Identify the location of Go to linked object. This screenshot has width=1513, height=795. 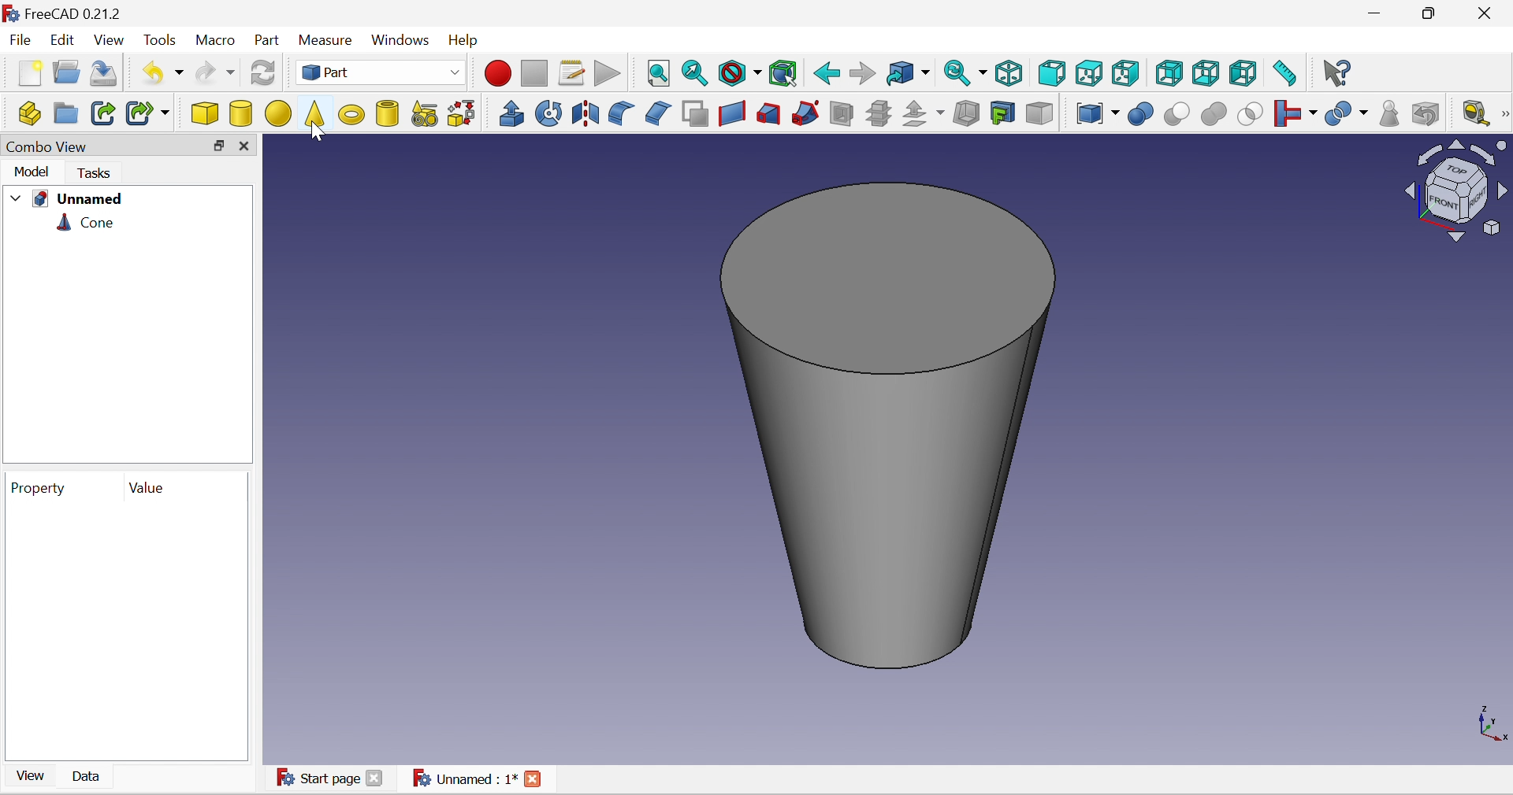
(907, 76).